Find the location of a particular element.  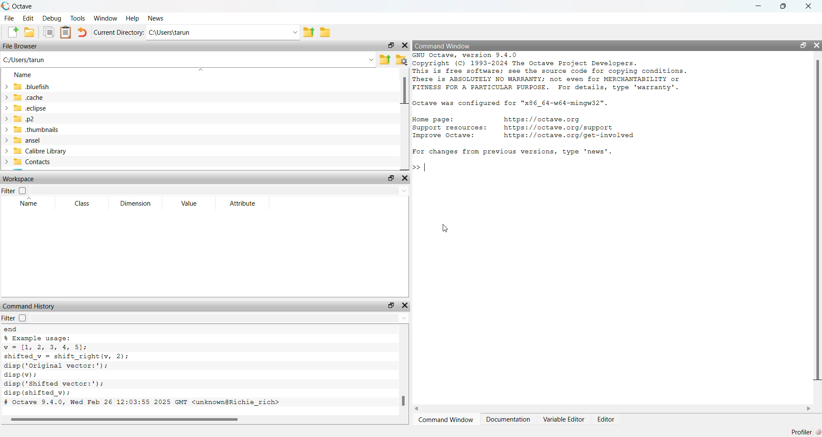

enter directory name is located at coordinates (223, 34).